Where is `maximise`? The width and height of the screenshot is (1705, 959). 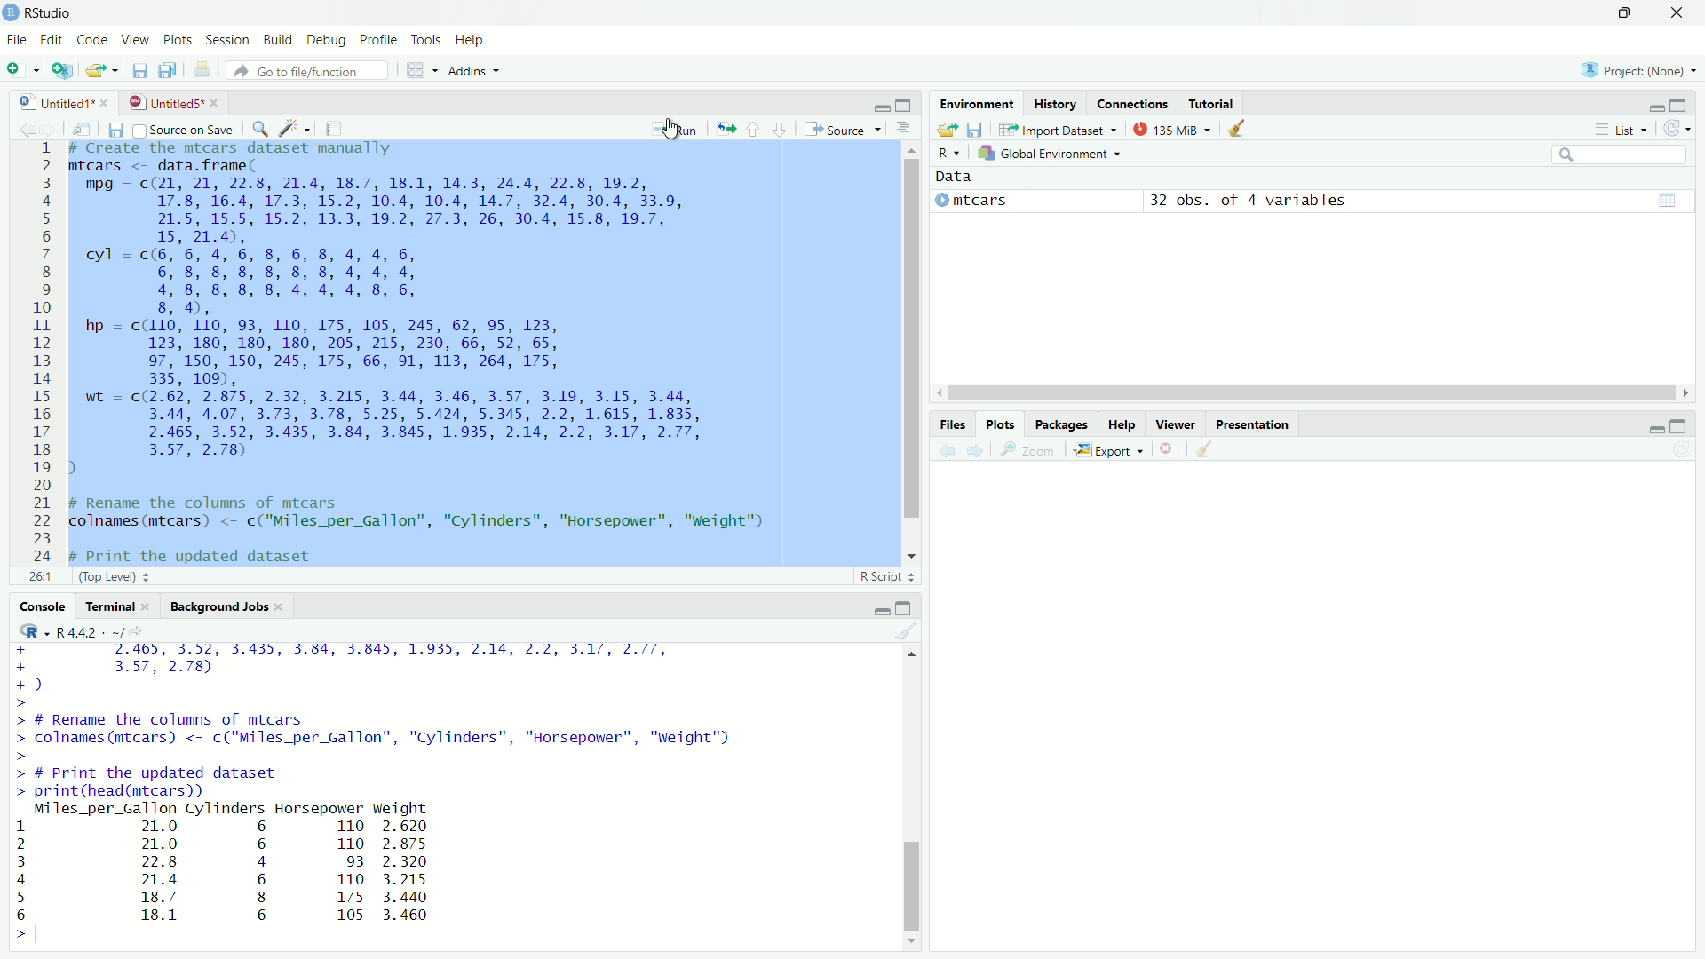 maximise is located at coordinates (1679, 104).